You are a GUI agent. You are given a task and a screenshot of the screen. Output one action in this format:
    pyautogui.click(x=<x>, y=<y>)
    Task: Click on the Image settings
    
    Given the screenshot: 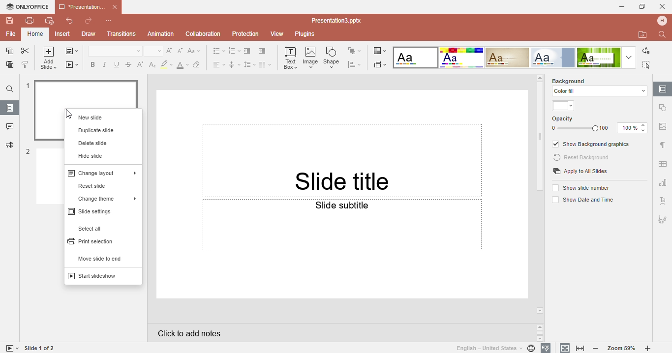 What is the action you would take?
    pyautogui.click(x=663, y=128)
    